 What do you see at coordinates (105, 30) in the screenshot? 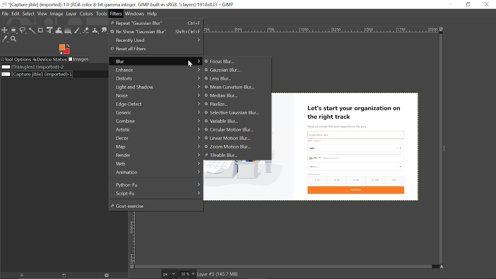
I see `Smudge tool` at bounding box center [105, 30].